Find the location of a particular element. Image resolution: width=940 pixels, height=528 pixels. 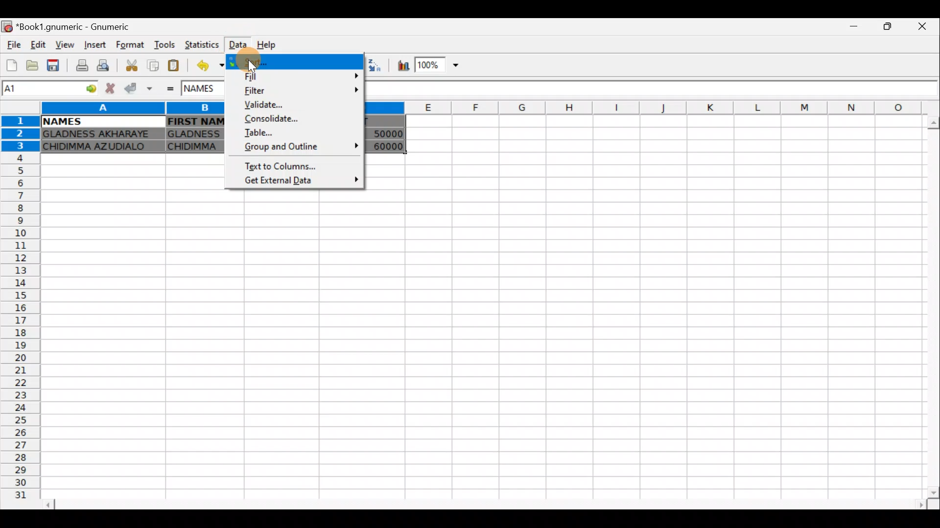

Insert chart is located at coordinates (403, 66).